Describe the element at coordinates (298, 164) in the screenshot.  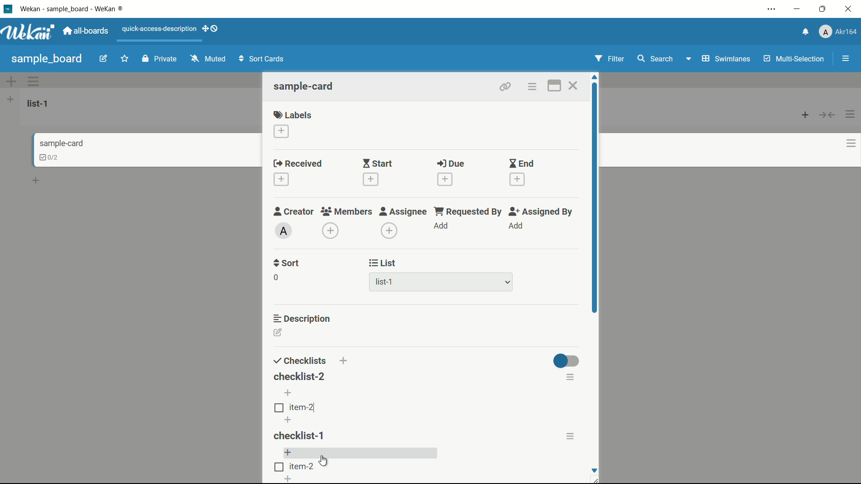
I see `received` at that location.